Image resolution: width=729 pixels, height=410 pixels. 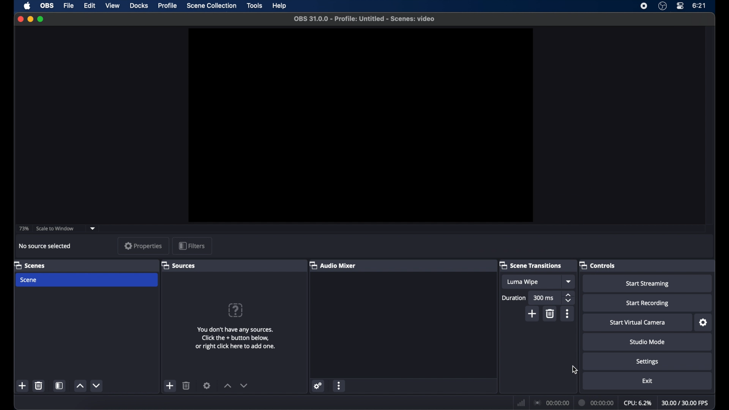 I want to click on connection, so click(x=551, y=402).